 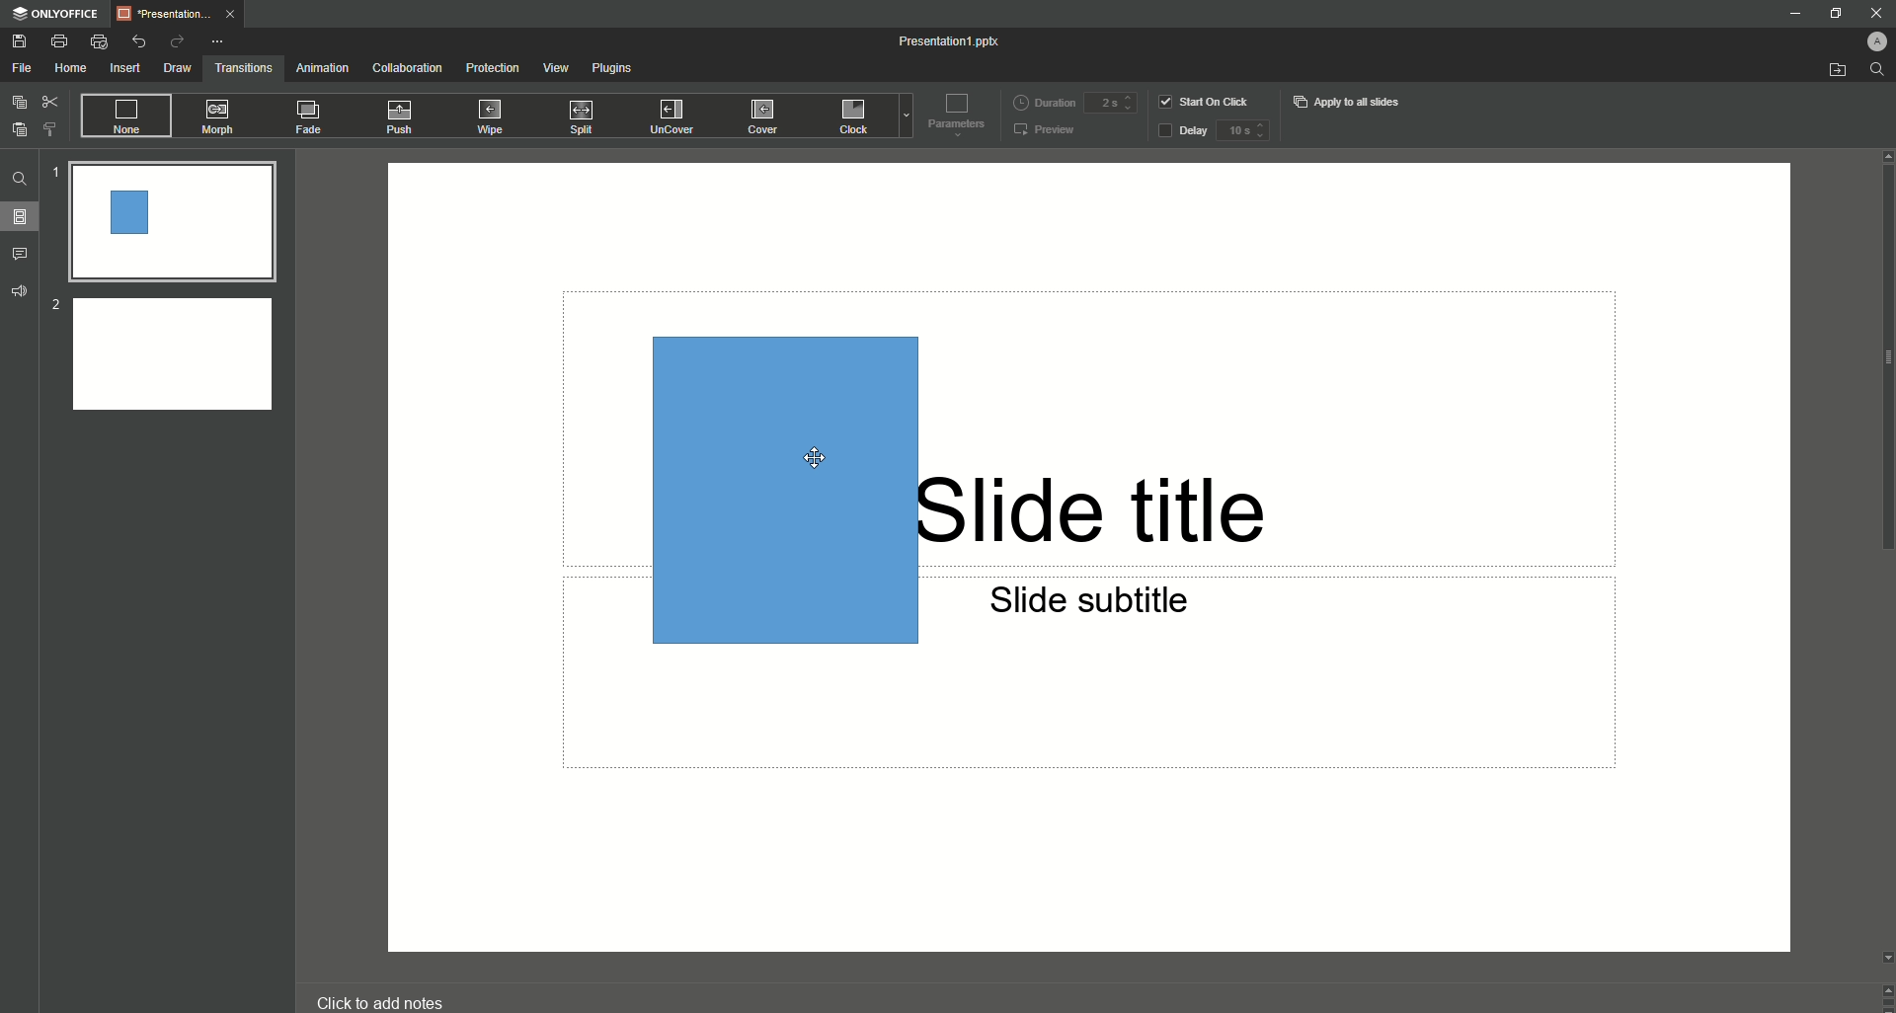 I want to click on Paste, so click(x=19, y=129).